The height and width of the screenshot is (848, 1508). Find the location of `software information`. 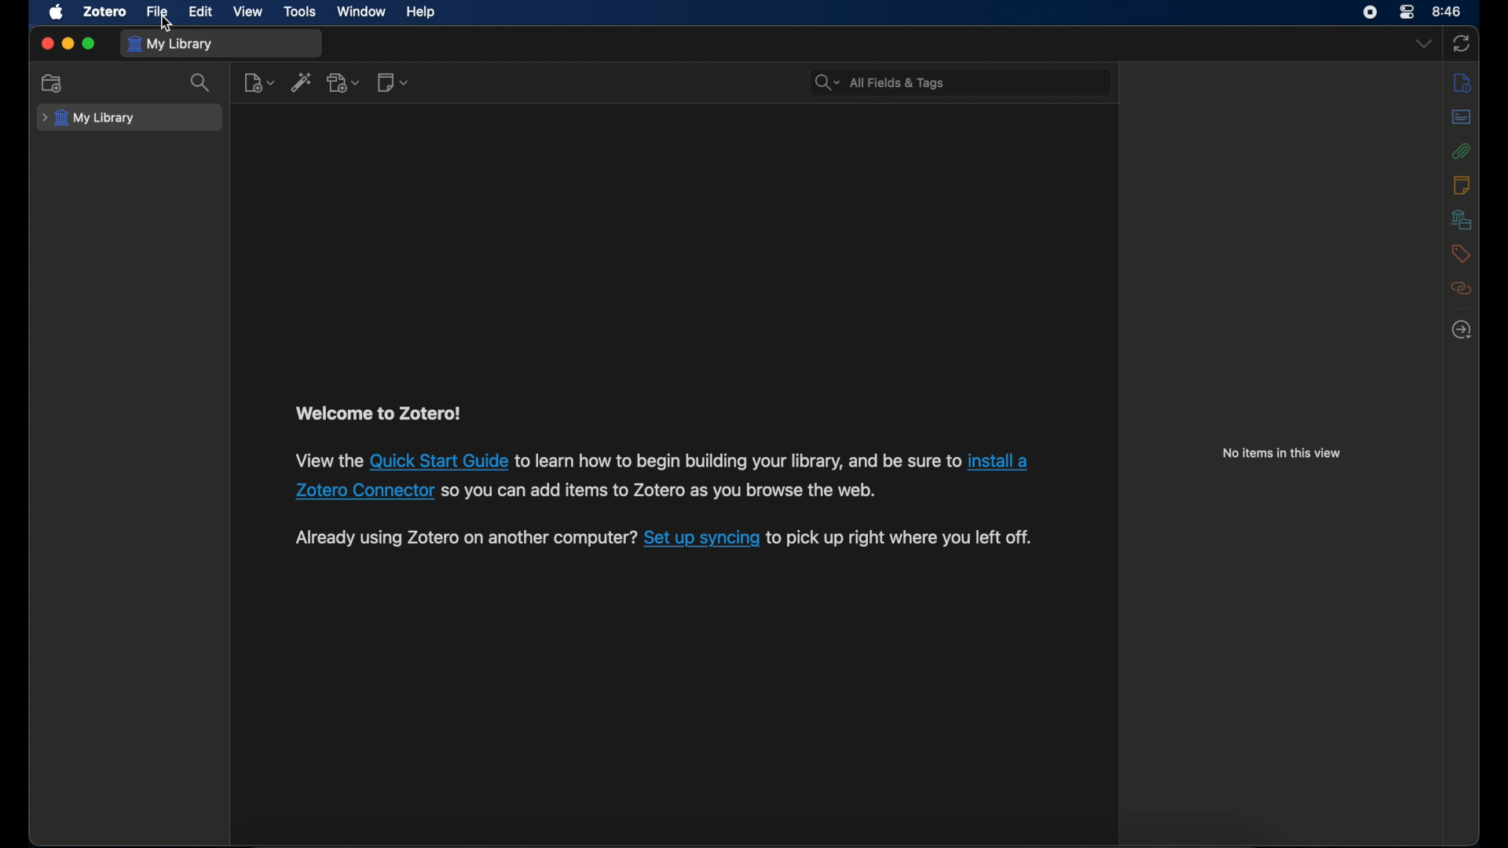

software information is located at coordinates (738, 462).